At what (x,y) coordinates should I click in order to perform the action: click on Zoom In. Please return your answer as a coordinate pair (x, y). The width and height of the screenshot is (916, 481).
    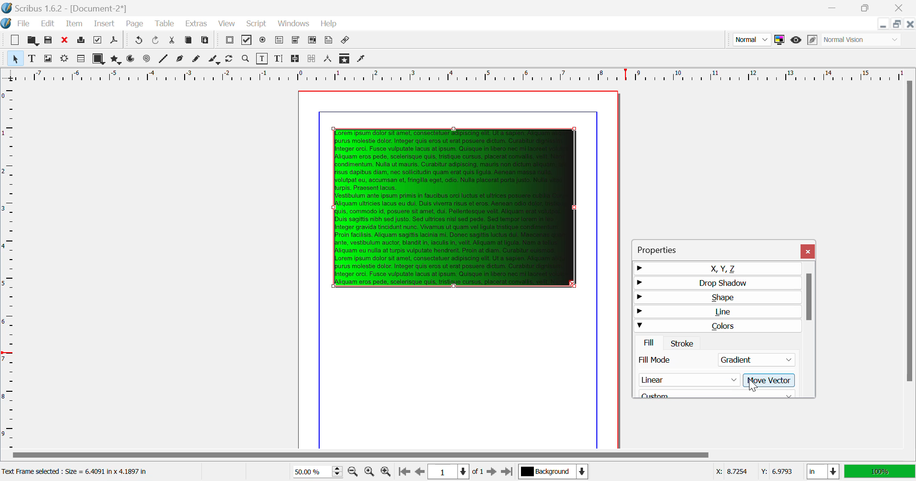
    Looking at the image, I should click on (386, 472).